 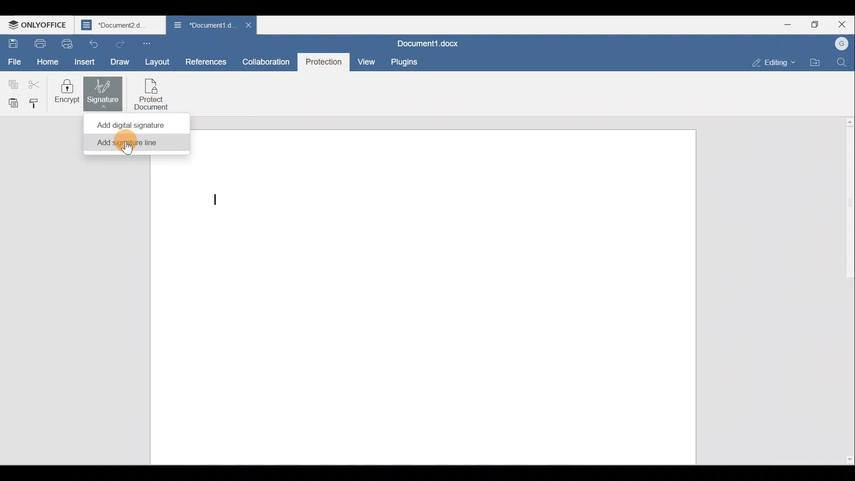 What do you see at coordinates (814, 22) in the screenshot?
I see `Maximize` at bounding box center [814, 22].